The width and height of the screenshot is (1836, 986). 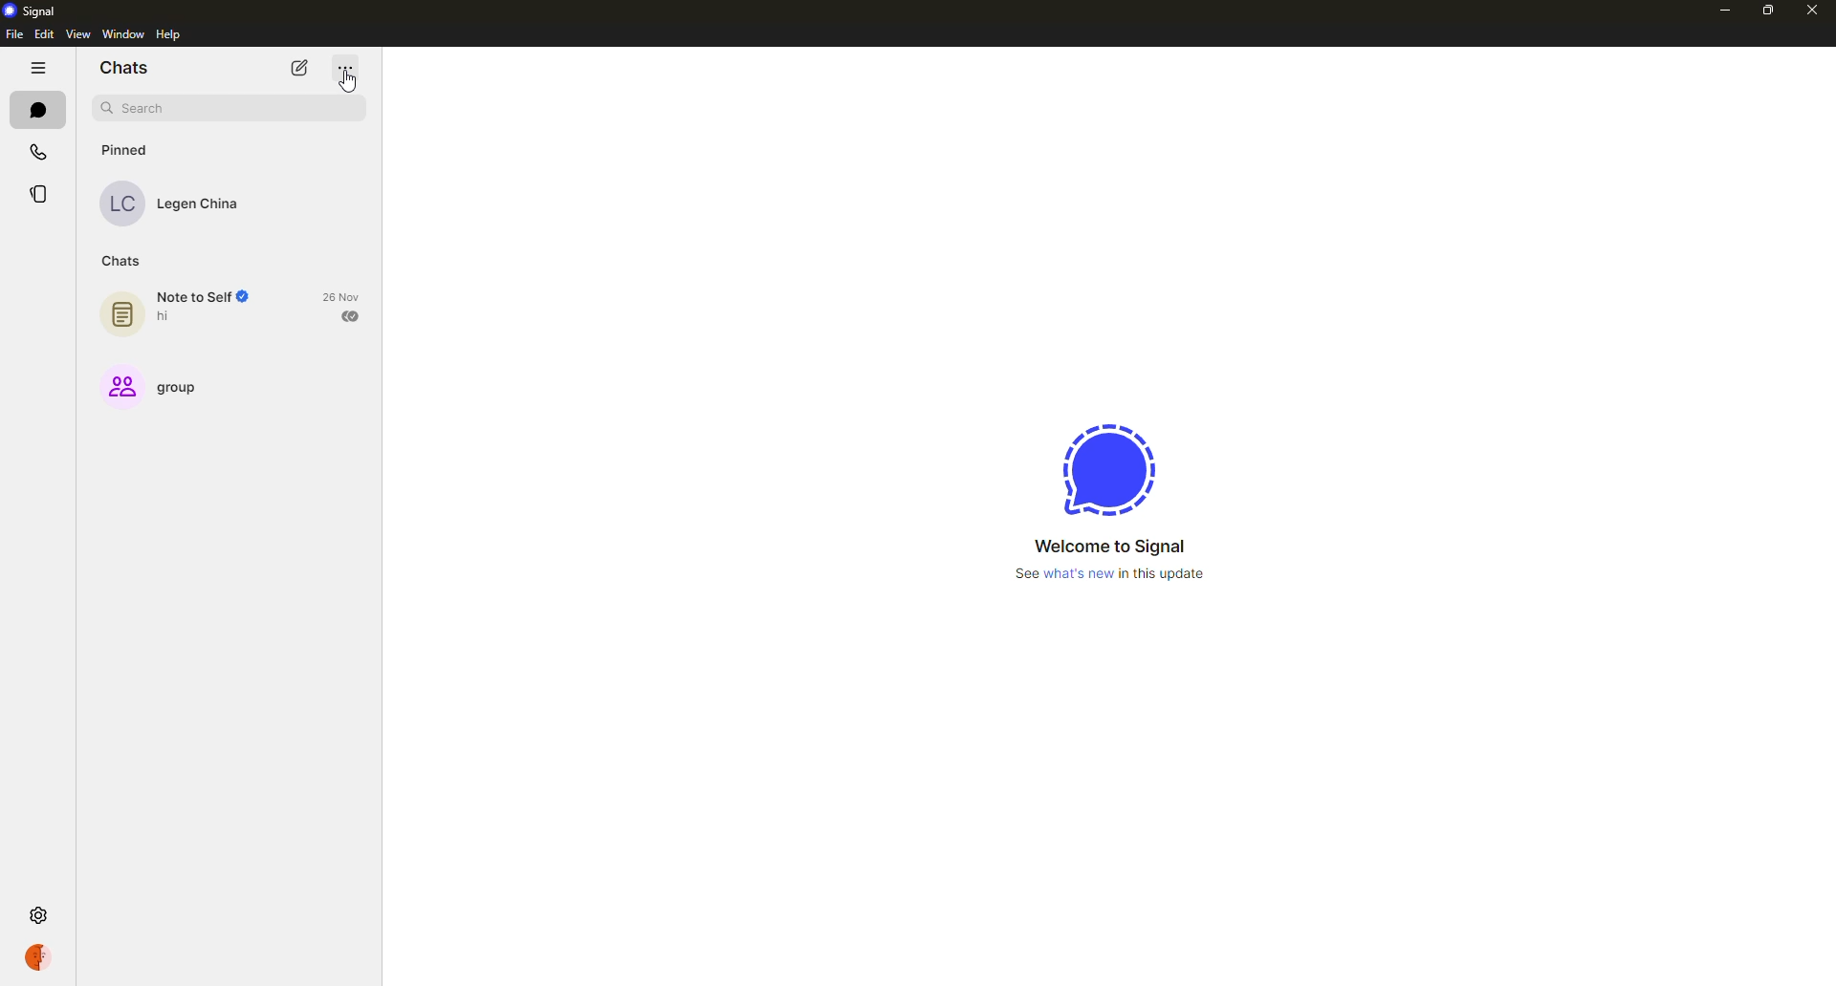 What do you see at coordinates (1768, 11) in the screenshot?
I see `maximize` at bounding box center [1768, 11].